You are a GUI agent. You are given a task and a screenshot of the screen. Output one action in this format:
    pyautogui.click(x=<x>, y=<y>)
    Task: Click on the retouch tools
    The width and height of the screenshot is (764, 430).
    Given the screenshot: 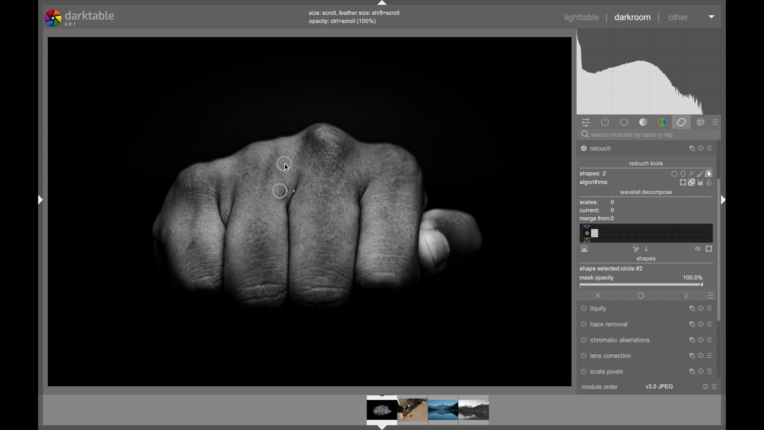 What is the action you would take?
    pyautogui.click(x=646, y=164)
    